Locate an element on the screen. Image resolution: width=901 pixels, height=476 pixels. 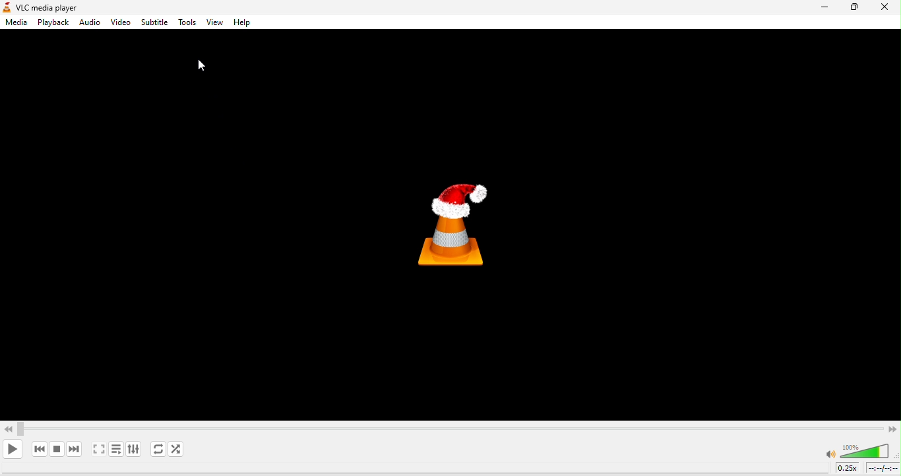
volume is located at coordinates (858, 450).